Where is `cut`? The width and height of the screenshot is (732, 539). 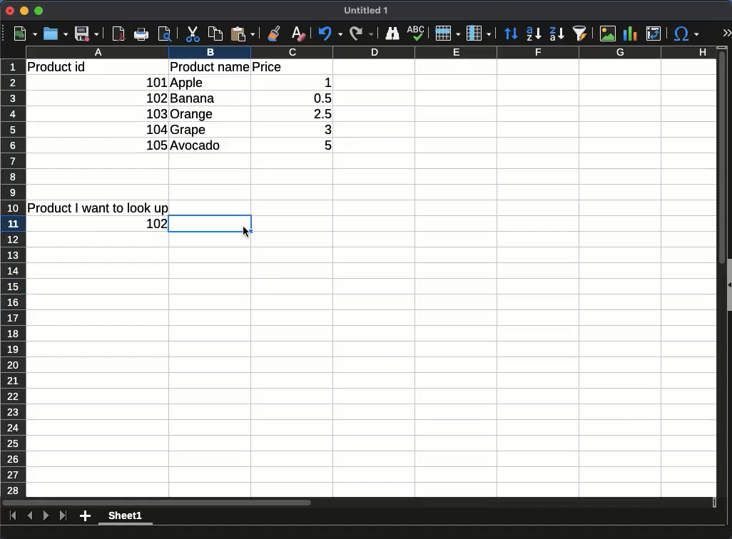 cut is located at coordinates (193, 34).